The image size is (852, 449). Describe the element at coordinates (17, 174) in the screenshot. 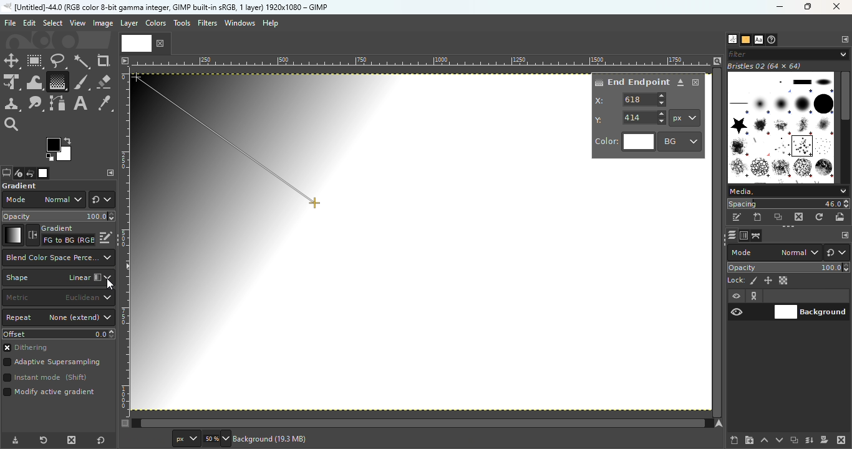

I see `Open the device status dialog` at that location.